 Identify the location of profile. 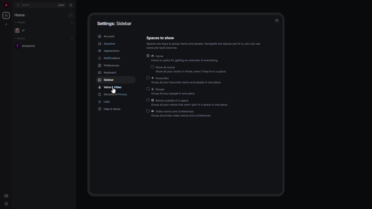
(6, 5).